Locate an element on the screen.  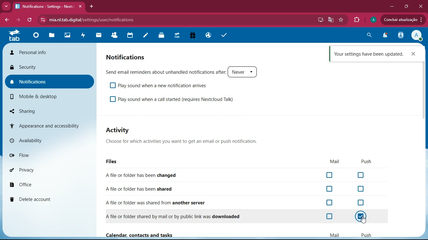
A file or folder was shared from another server is located at coordinates (156, 202).